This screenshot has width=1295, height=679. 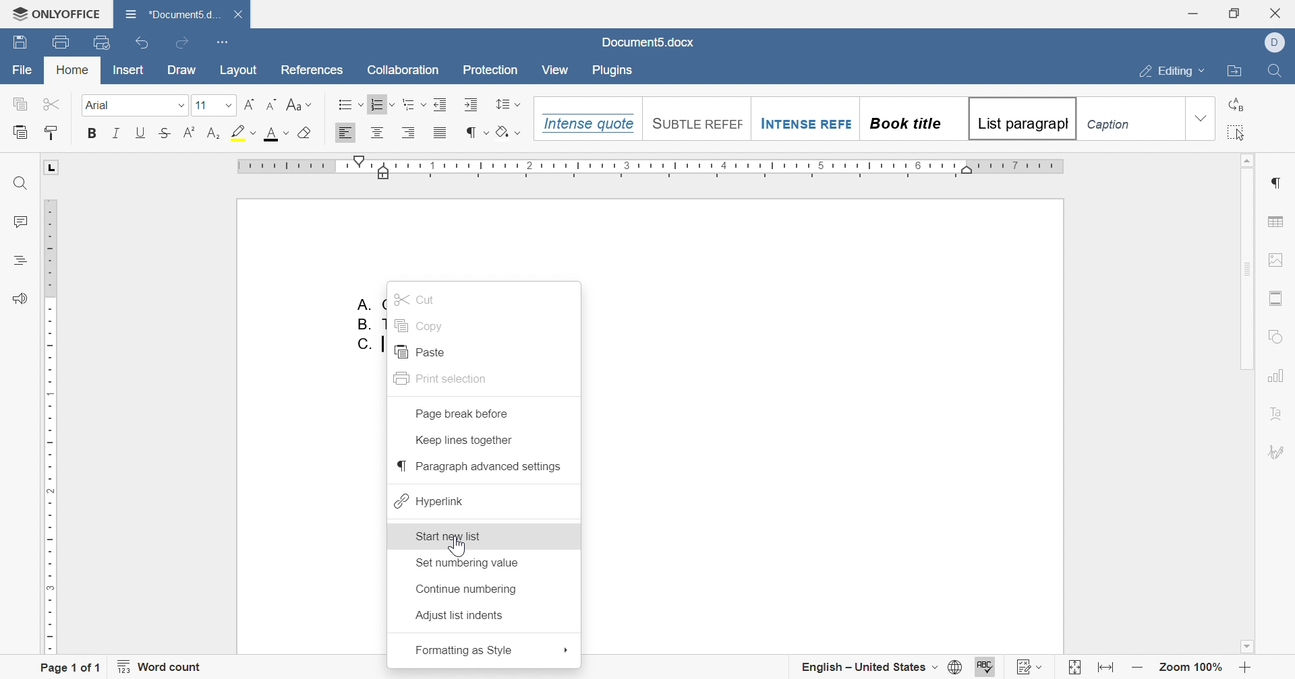 What do you see at coordinates (1238, 72) in the screenshot?
I see `open file location` at bounding box center [1238, 72].